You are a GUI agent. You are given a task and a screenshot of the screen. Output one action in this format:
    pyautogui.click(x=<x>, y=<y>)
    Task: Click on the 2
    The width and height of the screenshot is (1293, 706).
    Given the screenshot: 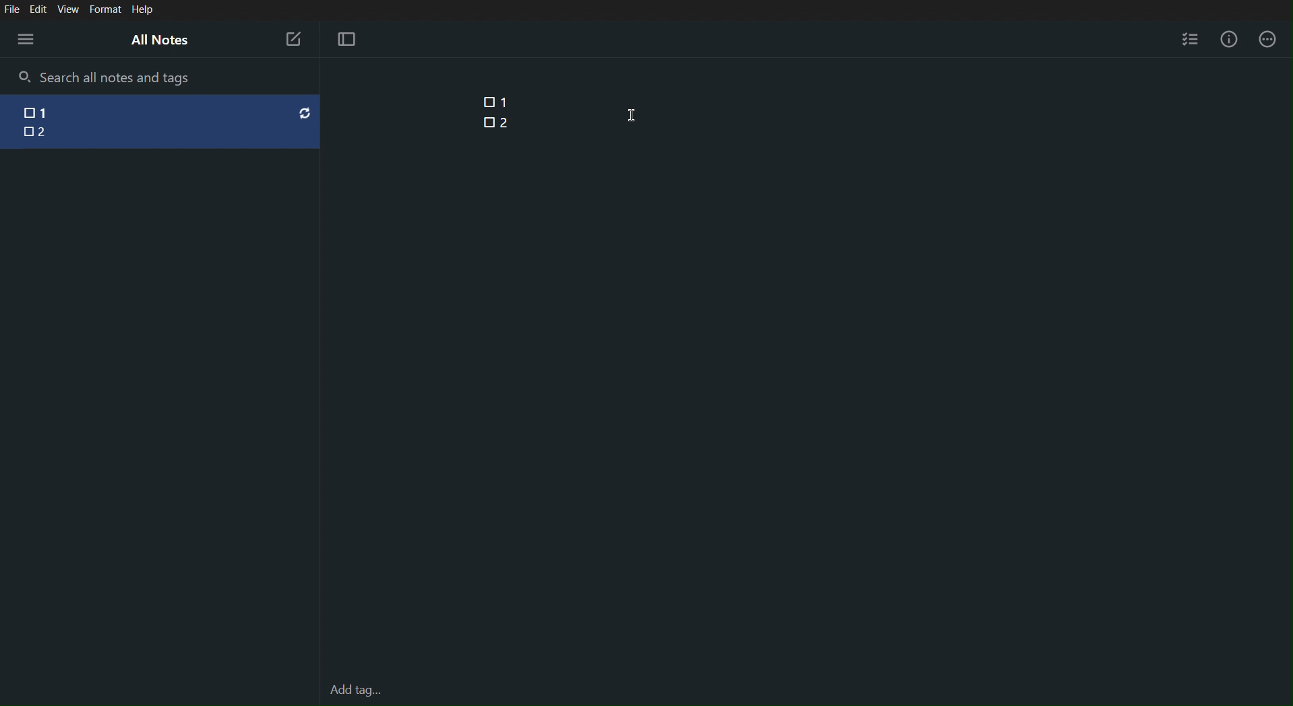 What is the action you would take?
    pyautogui.click(x=504, y=121)
    